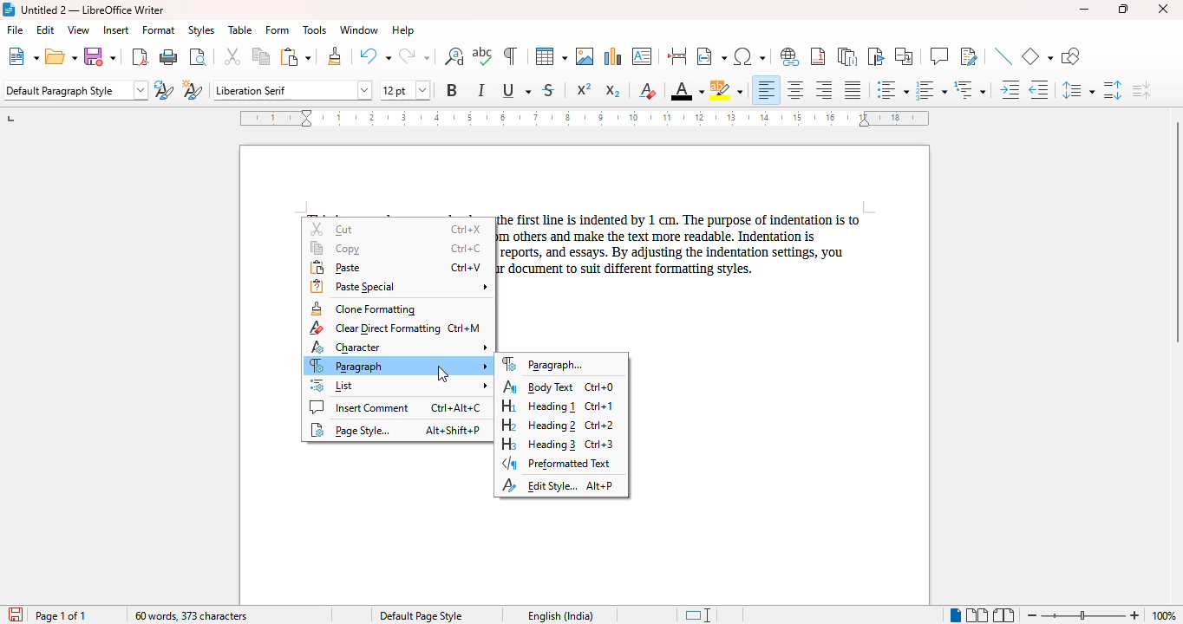 The height and width of the screenshot is (624, 1183). What do you see at coordinates (278, 30) in the screenshot?
I see `form` at bounding box center [278, 30].